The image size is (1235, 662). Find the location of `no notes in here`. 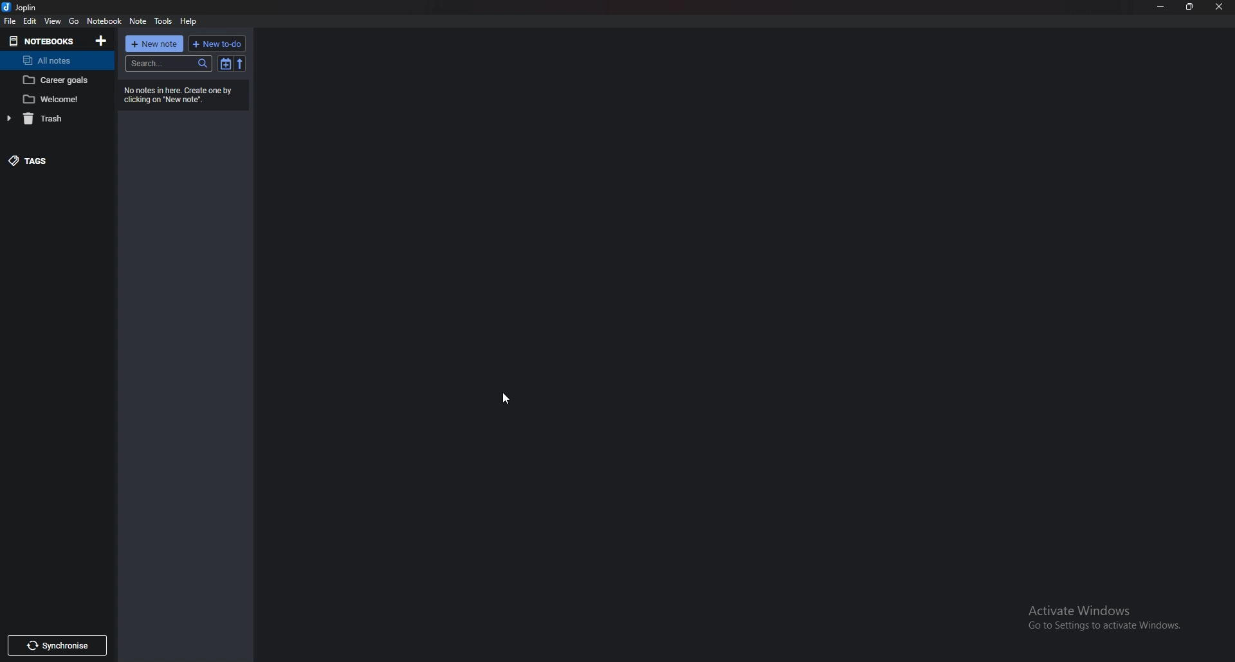

no notes in here is located at coordinates (185, 94).